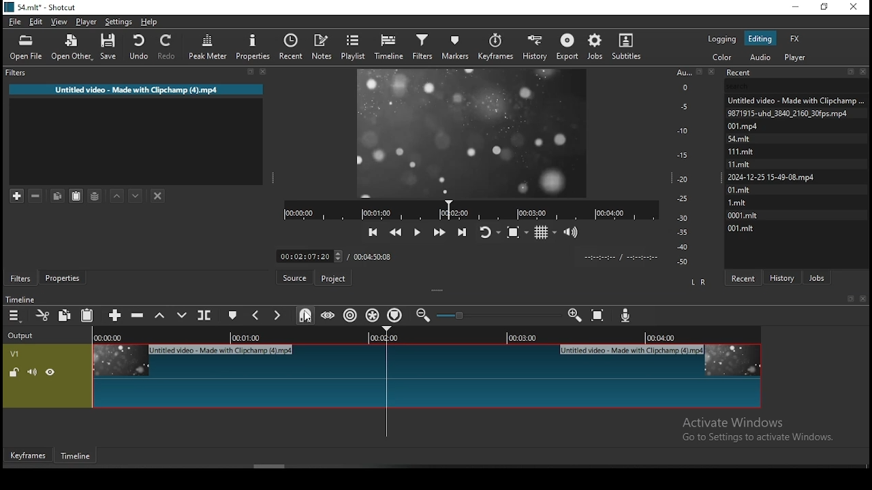  What do you see at coordinates (15, 315) in the screenshot?
I see `timeline menu` at bounding box center [15, 315].